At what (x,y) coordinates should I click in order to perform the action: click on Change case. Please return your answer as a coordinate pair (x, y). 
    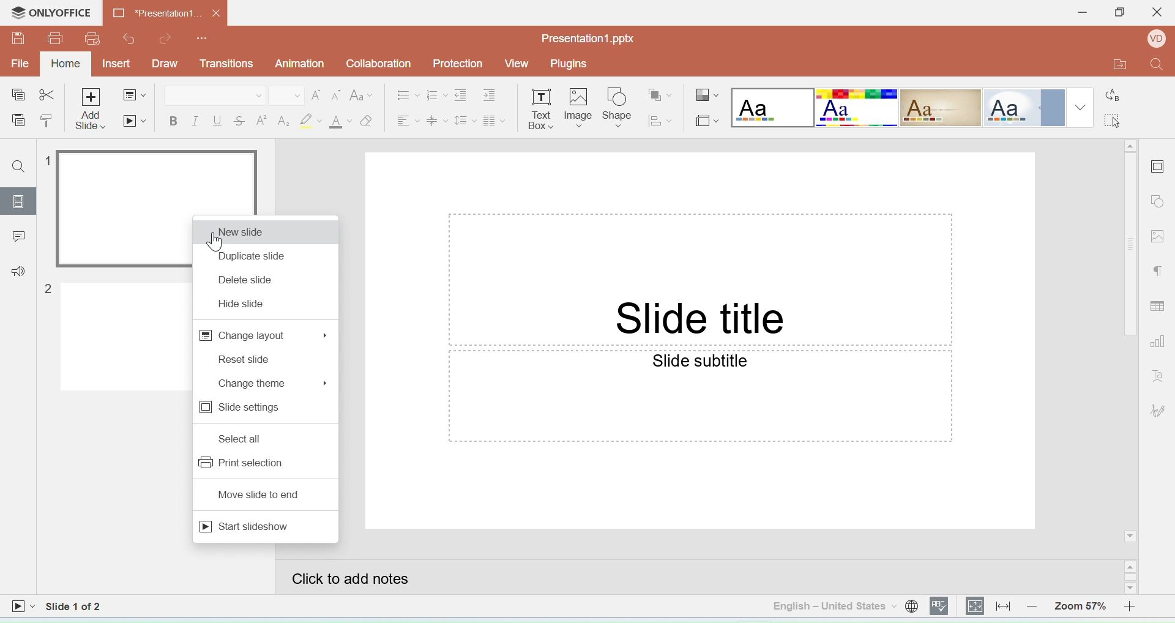
    Looking at the image, I should click on (362, 95).